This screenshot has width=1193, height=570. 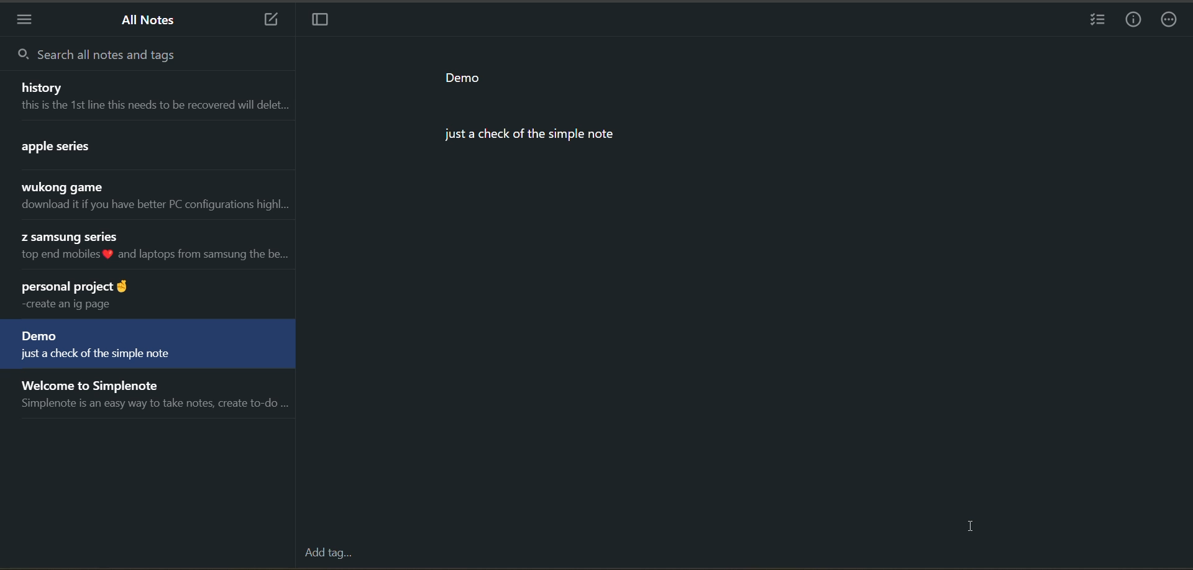 What do you see at coordinates (1136, 19) in the screenshot?
I see `info` at bounding box center [1136, 19].